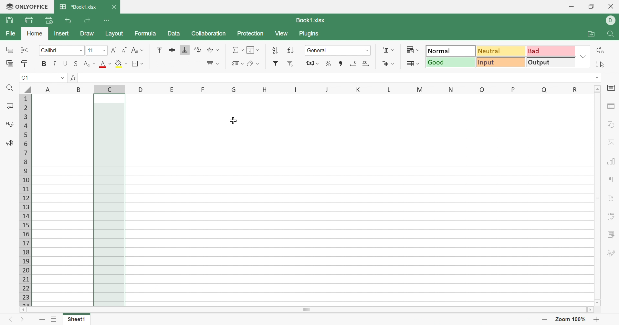 Image resolution: width=619 pixels, height=325 pixels. Describe the element at coordinates (292, 64) in the screenshot. I see `Remove filter` at that location.